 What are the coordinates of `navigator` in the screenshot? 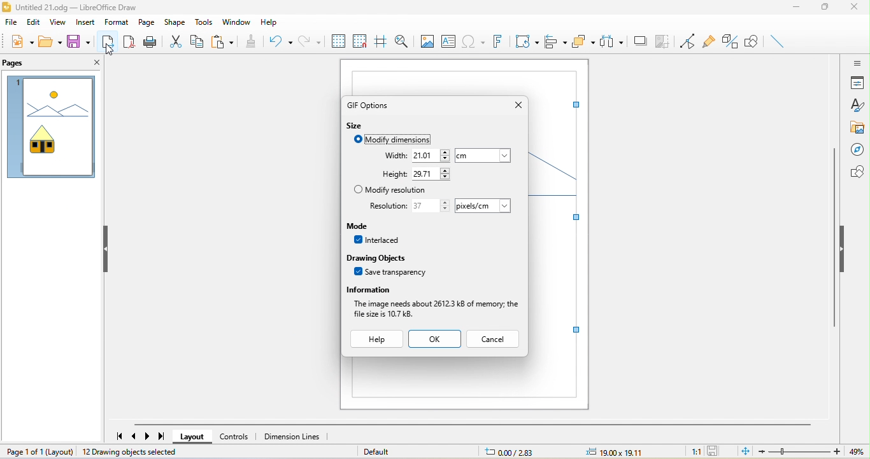 It's located at (856, 151).